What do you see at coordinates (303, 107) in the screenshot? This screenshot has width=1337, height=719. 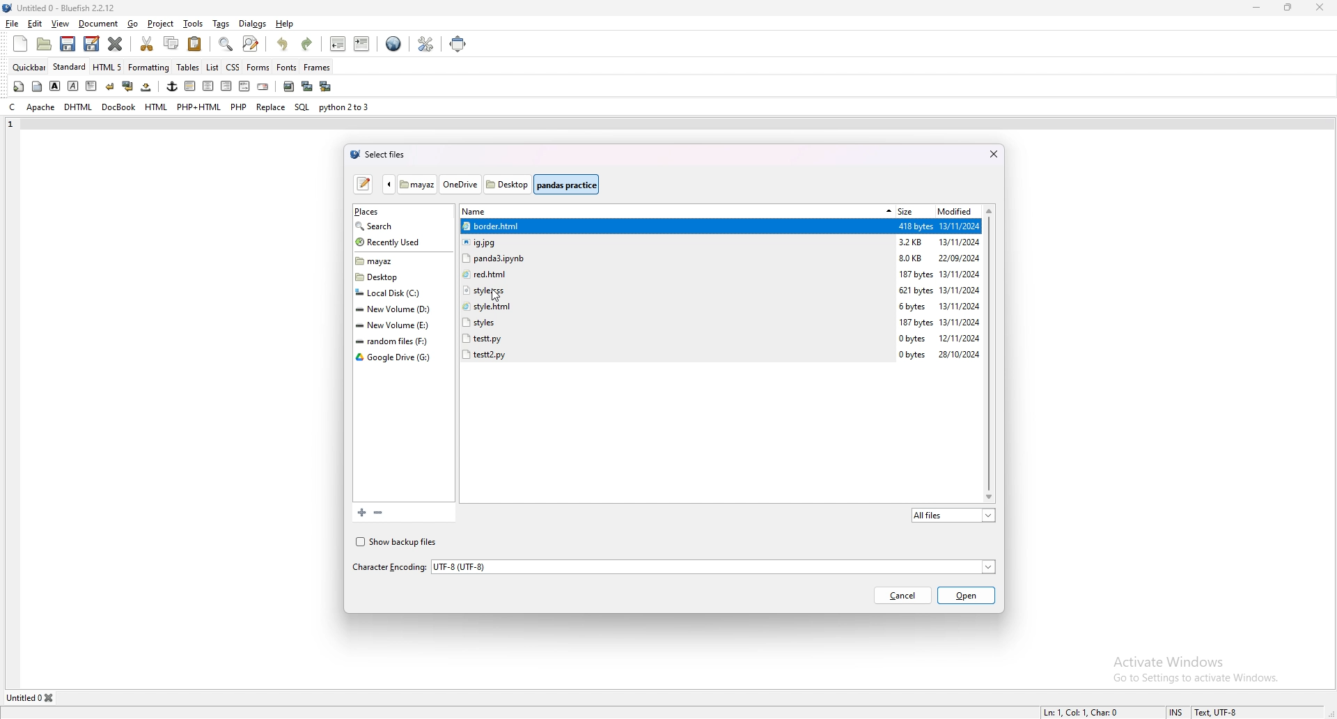 I see `sql` at bounding box center [303, 107].